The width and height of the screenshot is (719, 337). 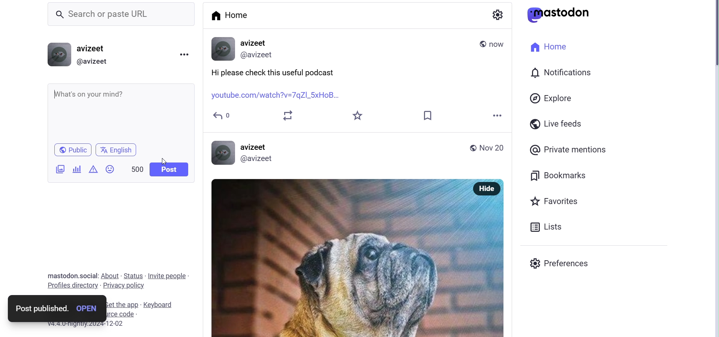 I want to click on privacy policy, so click(x=125, y=286).